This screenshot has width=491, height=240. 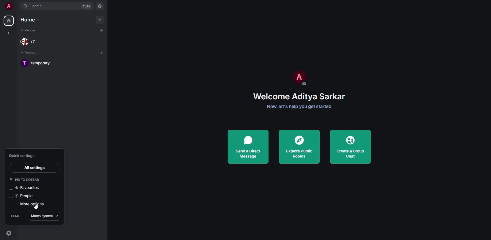 I want to click on more options, so click(x=30, y=204).